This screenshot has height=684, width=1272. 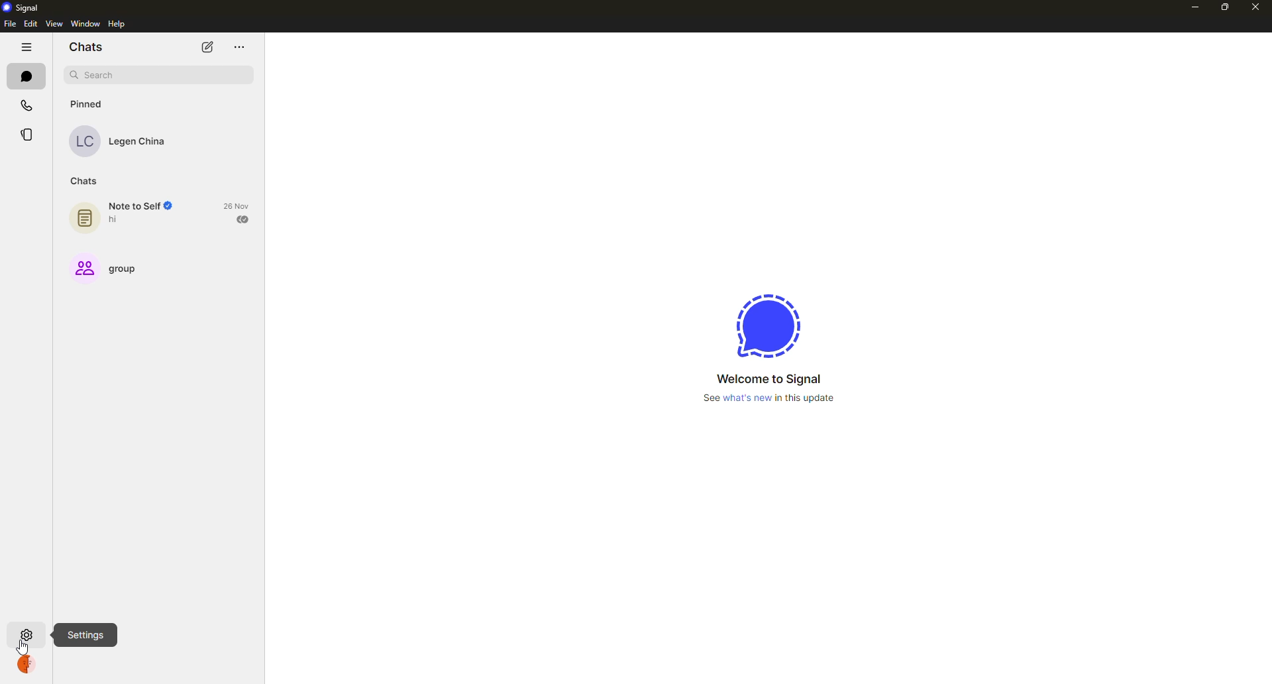 What do you see at coordinates (238, 205) in the screenshot?
I see `date` at bounding box center [238, 205].